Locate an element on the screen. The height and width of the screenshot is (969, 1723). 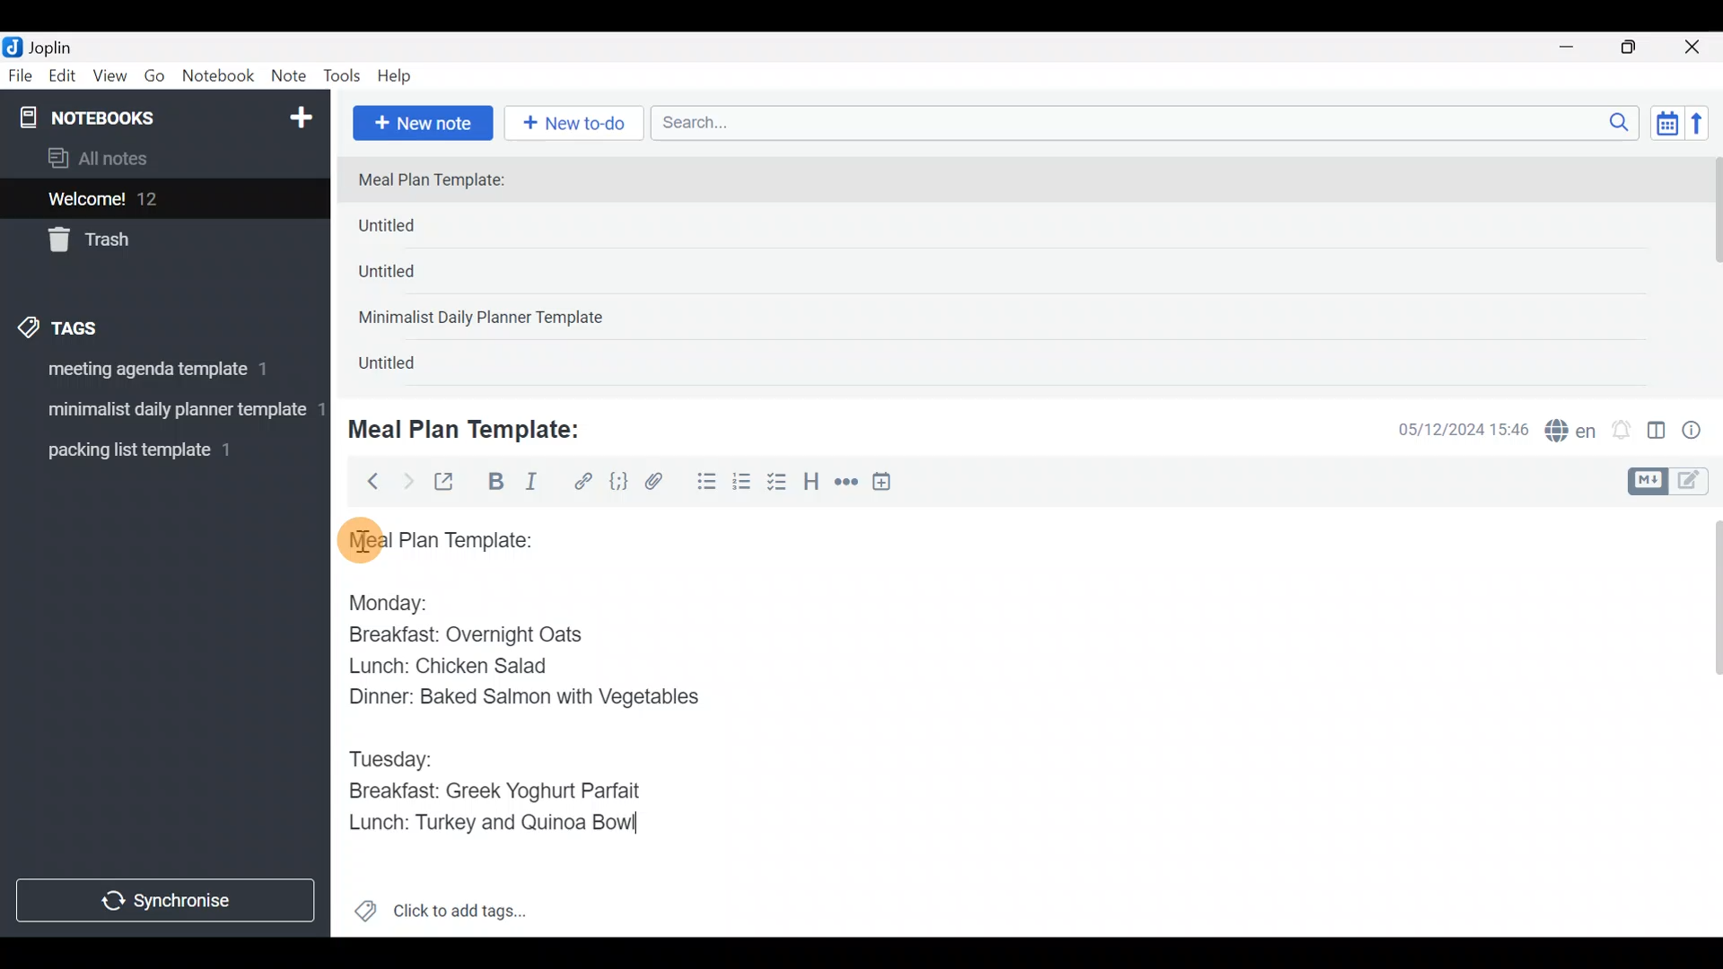
Untitled is located at coordinates (411, 277).